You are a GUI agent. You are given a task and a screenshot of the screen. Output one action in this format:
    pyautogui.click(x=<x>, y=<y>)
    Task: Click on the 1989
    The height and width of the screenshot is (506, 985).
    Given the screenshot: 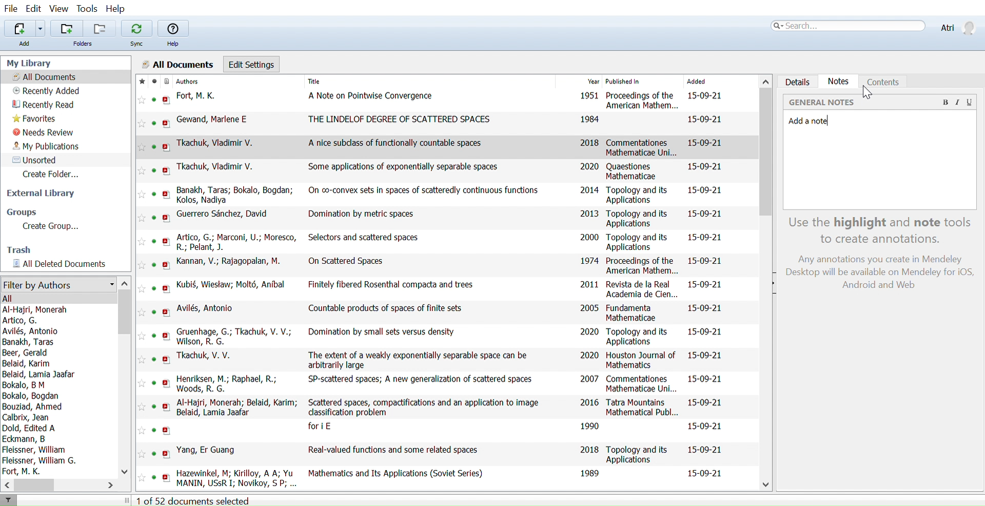 What is the action you would take?
    pyautogui.click(x=592, y=474)
    